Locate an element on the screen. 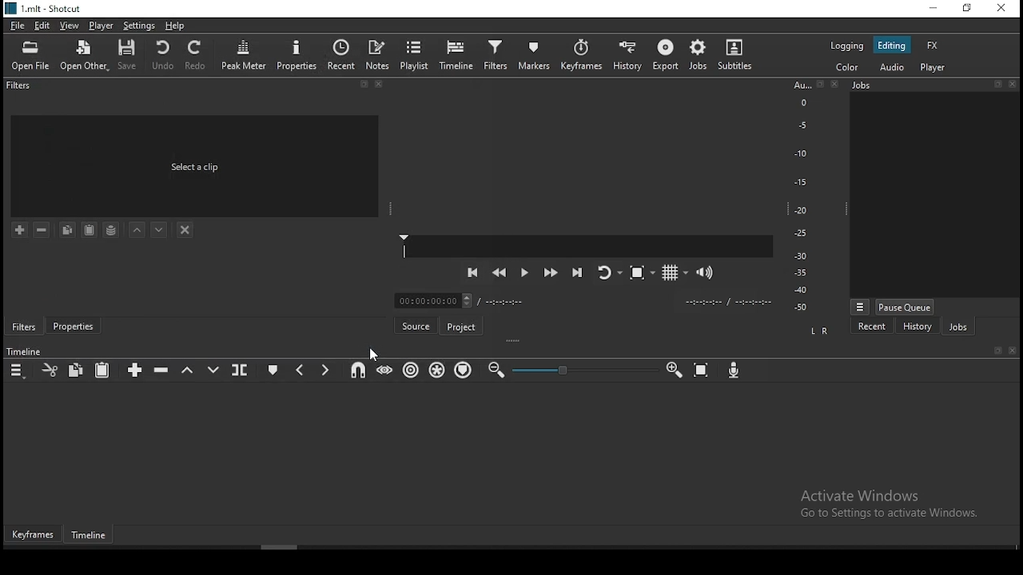 The image size is (1023, 575). project is located at coordinates (463, 324).